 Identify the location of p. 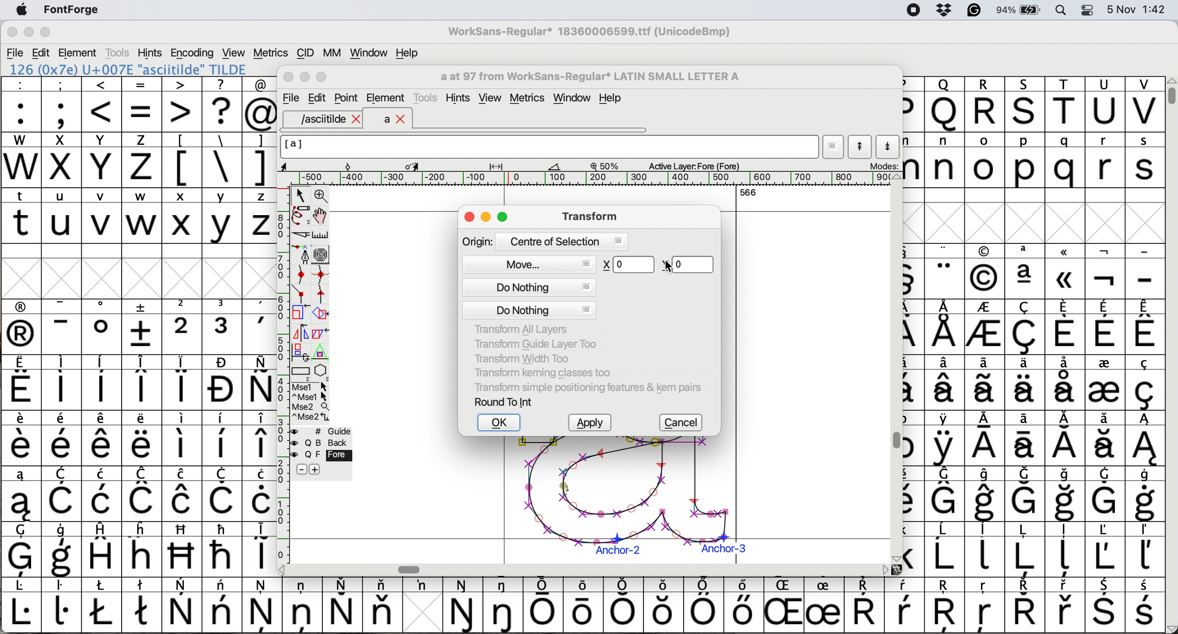
(1025, 162).